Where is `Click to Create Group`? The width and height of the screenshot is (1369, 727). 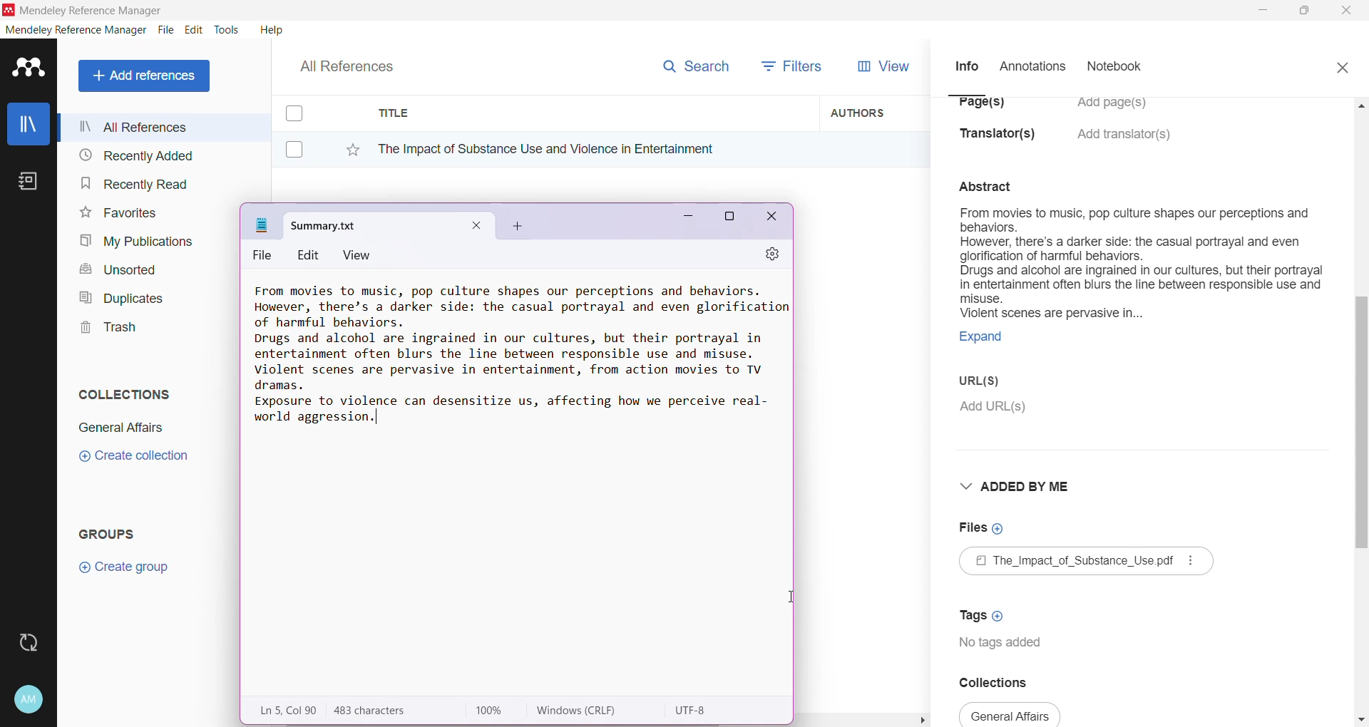
Click to Create Group is located at coordinates (127, 572).